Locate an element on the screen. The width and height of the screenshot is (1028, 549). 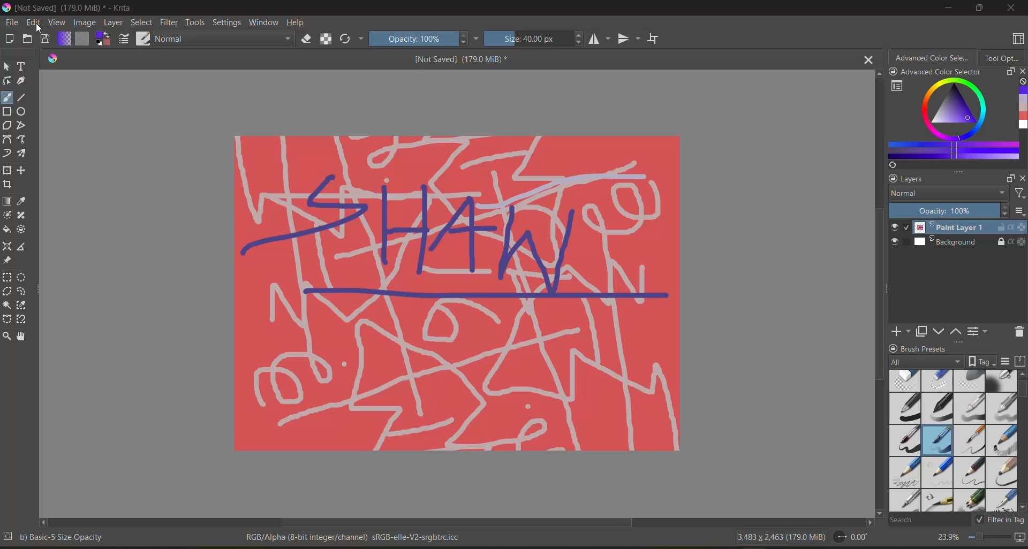
logo is located at coordinates (55, 59).